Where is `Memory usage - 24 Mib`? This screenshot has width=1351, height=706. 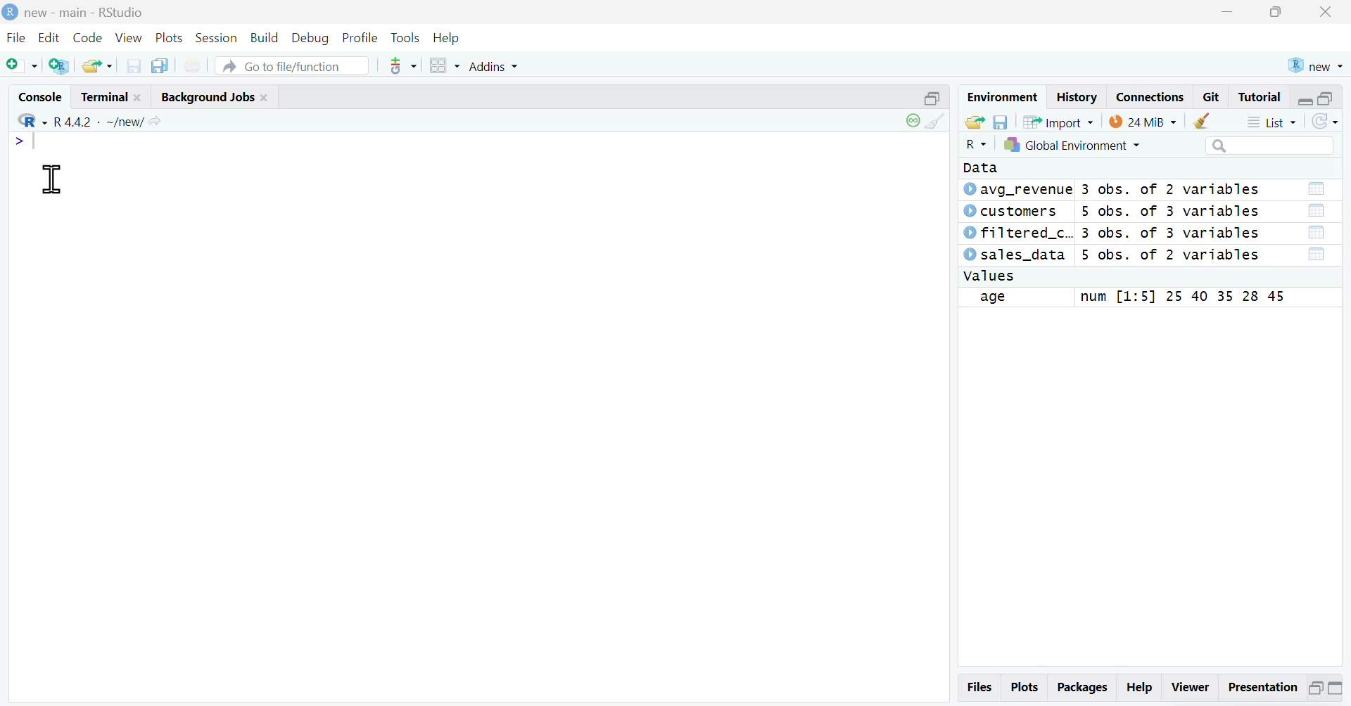 Memory usage - 24 Mib is located at coordinates (1143, 120).